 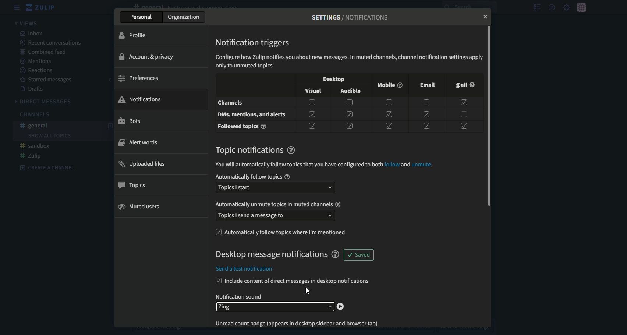 I want to click on checkbox, so click(x=217, y=232).